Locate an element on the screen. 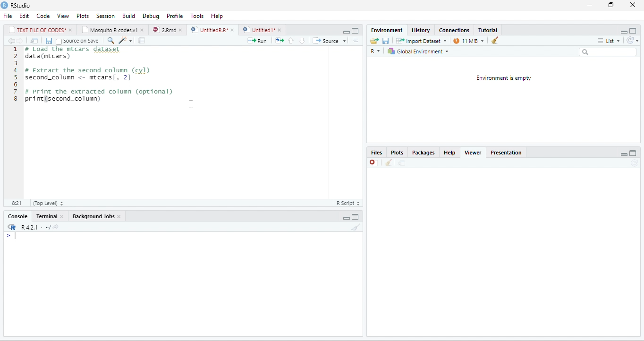 This screenshot has height=341, width=644. Tutorial is located at coordinates (487, 29).